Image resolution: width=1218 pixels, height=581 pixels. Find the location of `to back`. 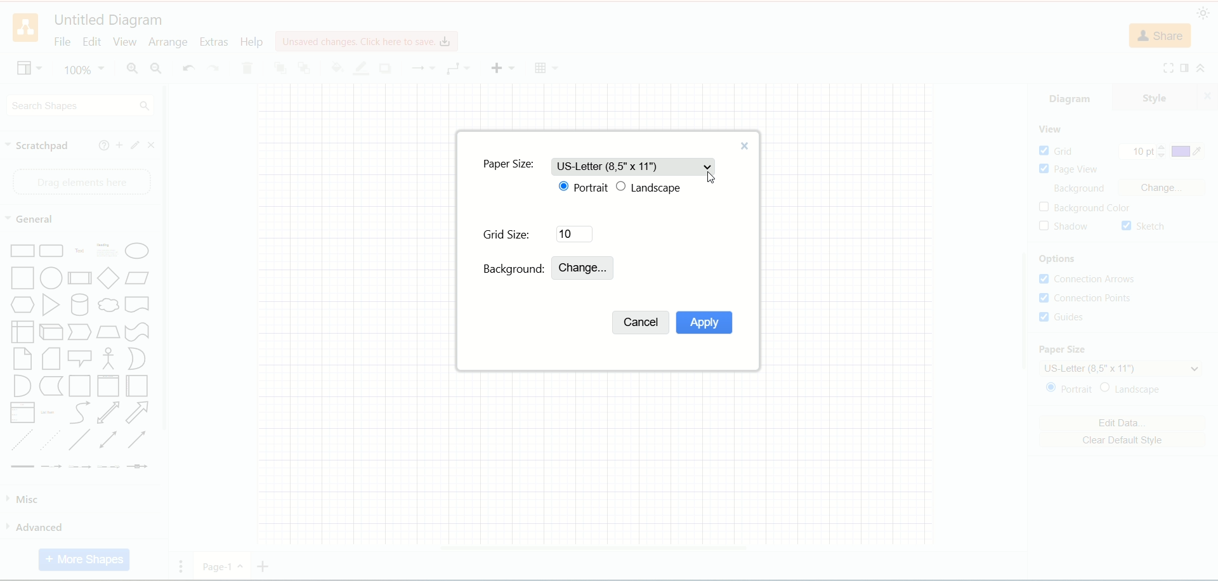

to back is located at coordinates (304, 67).